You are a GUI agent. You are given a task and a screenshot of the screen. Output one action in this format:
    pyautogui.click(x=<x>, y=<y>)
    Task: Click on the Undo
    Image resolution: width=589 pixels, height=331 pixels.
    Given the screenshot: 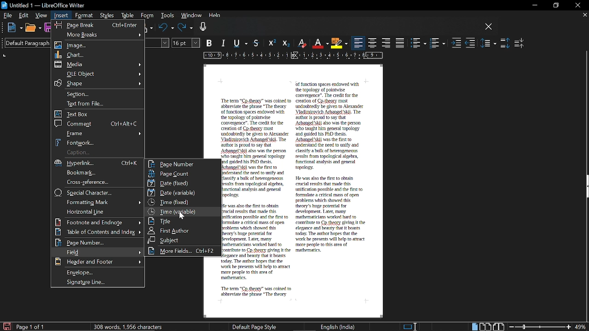 What is the action you would take?
    pyautogui.click(x=166, y=28)
    